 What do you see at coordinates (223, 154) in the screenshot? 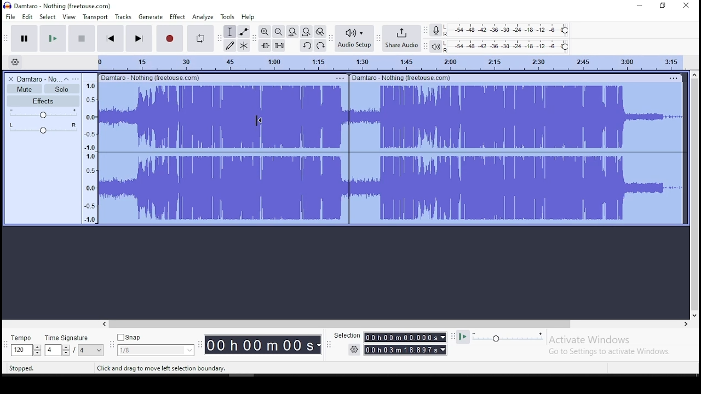
I see `audio clip` at bounding box center [223, 154].